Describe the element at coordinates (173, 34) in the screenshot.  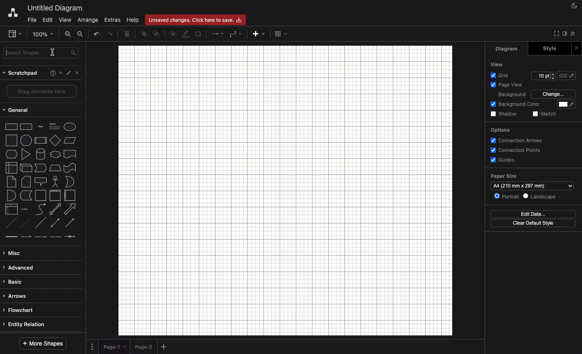
I see `Fill color` at that location.